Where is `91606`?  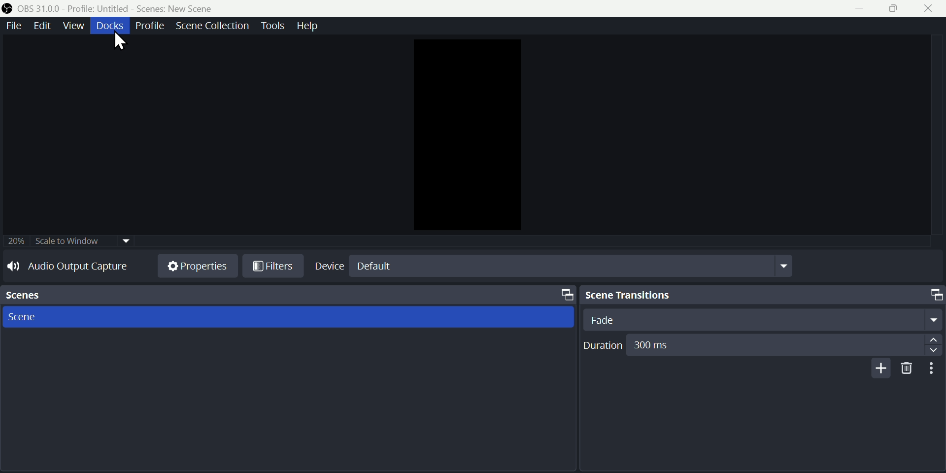 91606 is located at coordinates (114, 26).